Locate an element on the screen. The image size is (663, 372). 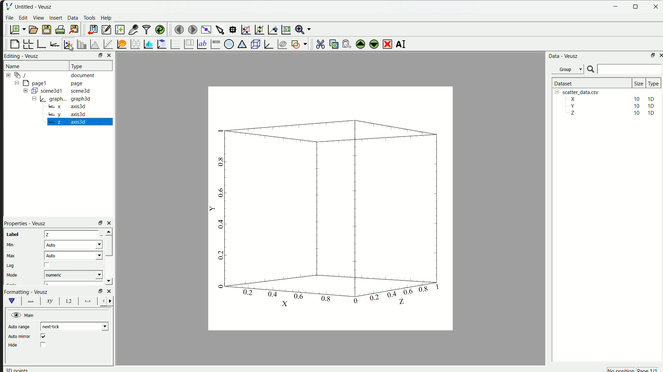
= ( scene3d1  scene3d is located at coordinates (58, 91).